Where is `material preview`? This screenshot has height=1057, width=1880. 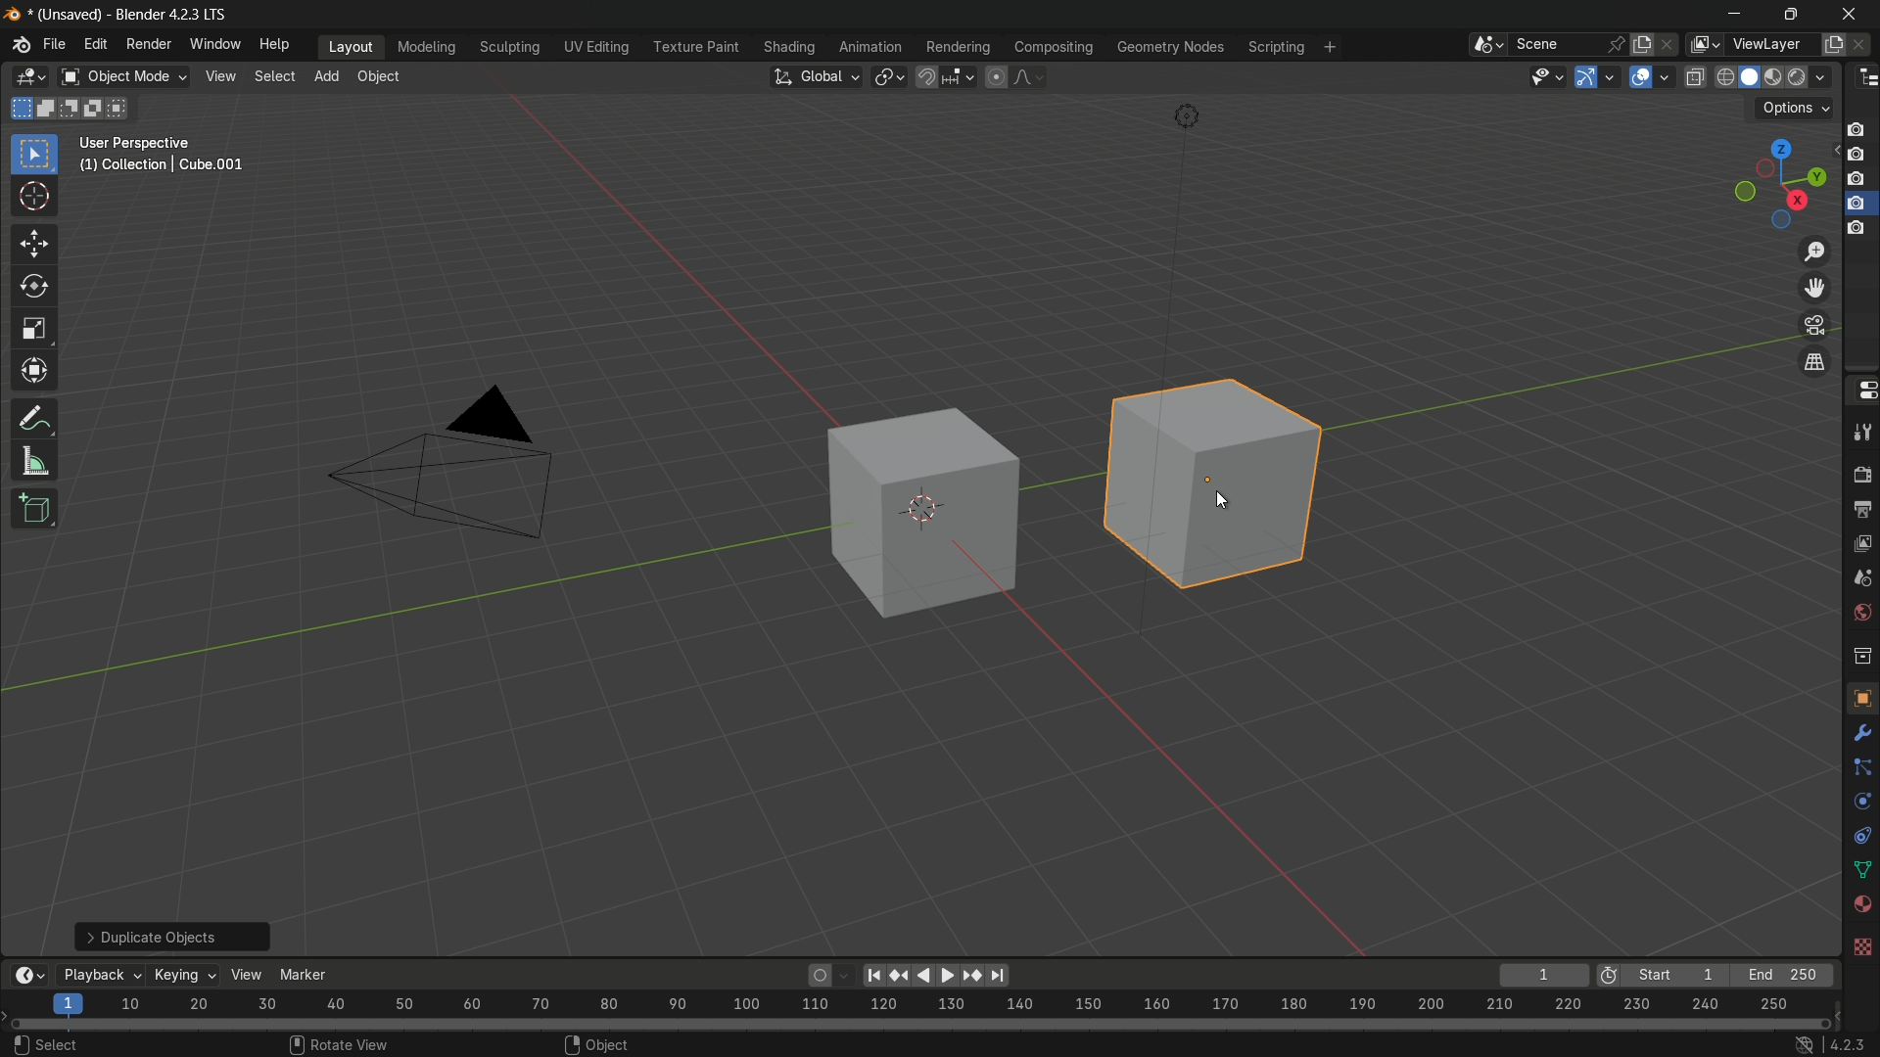 material preview is located at coordinates (1777, 77).